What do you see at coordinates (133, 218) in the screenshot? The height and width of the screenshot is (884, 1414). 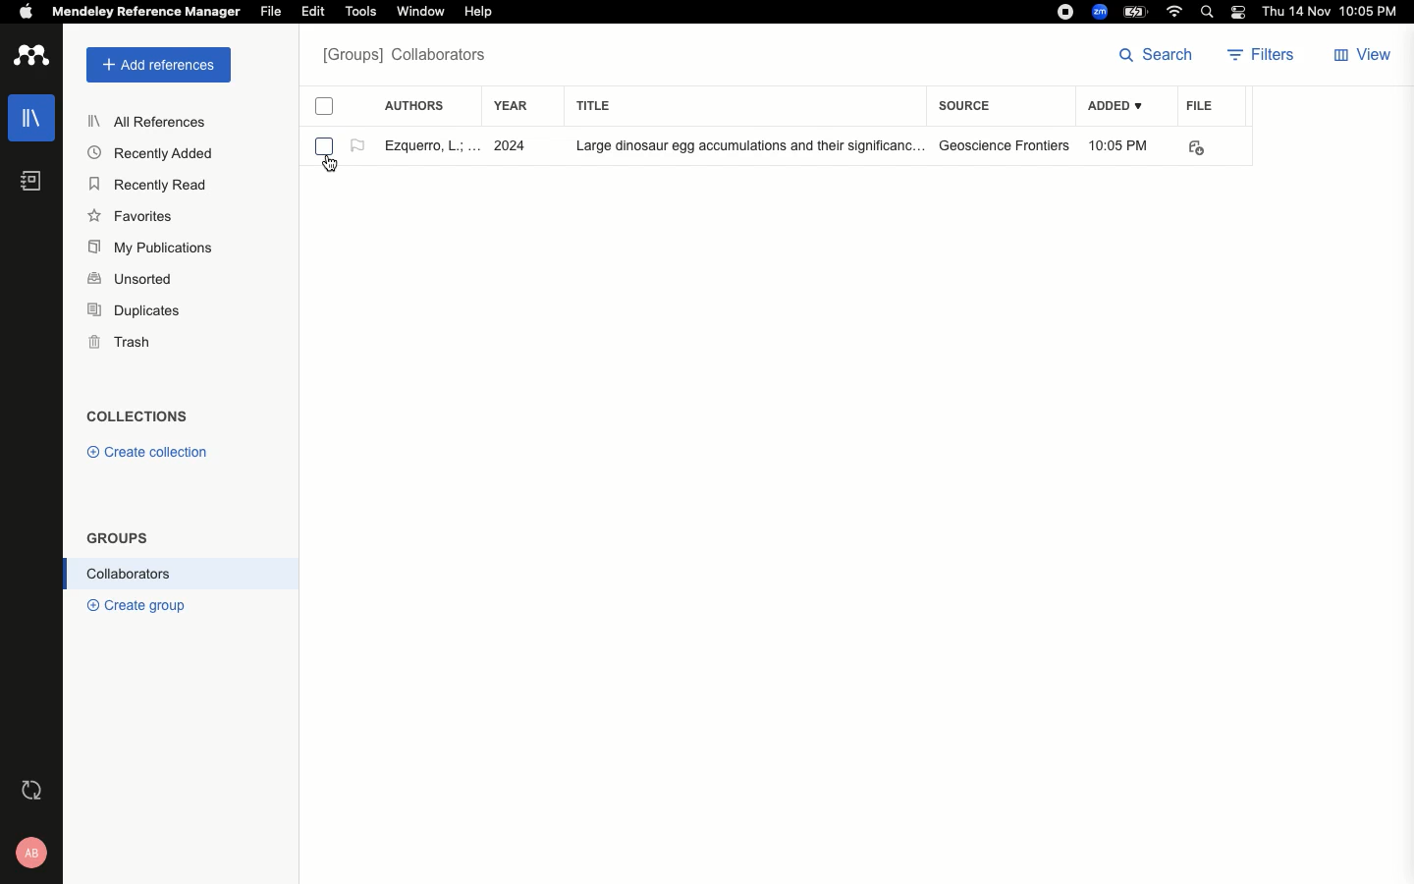 I see `Favorites` at bounding box center [133, 218].